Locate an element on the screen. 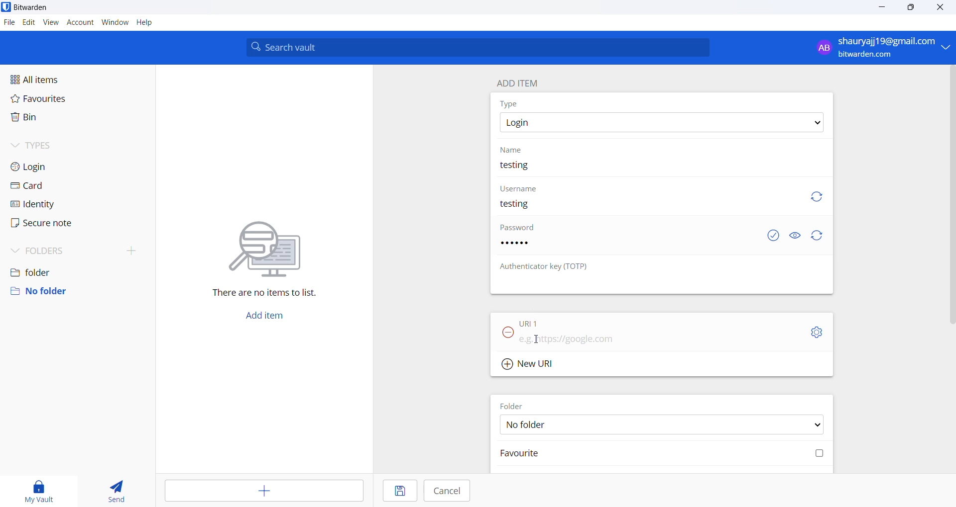  URL setting is located at coordinates (812, 332).